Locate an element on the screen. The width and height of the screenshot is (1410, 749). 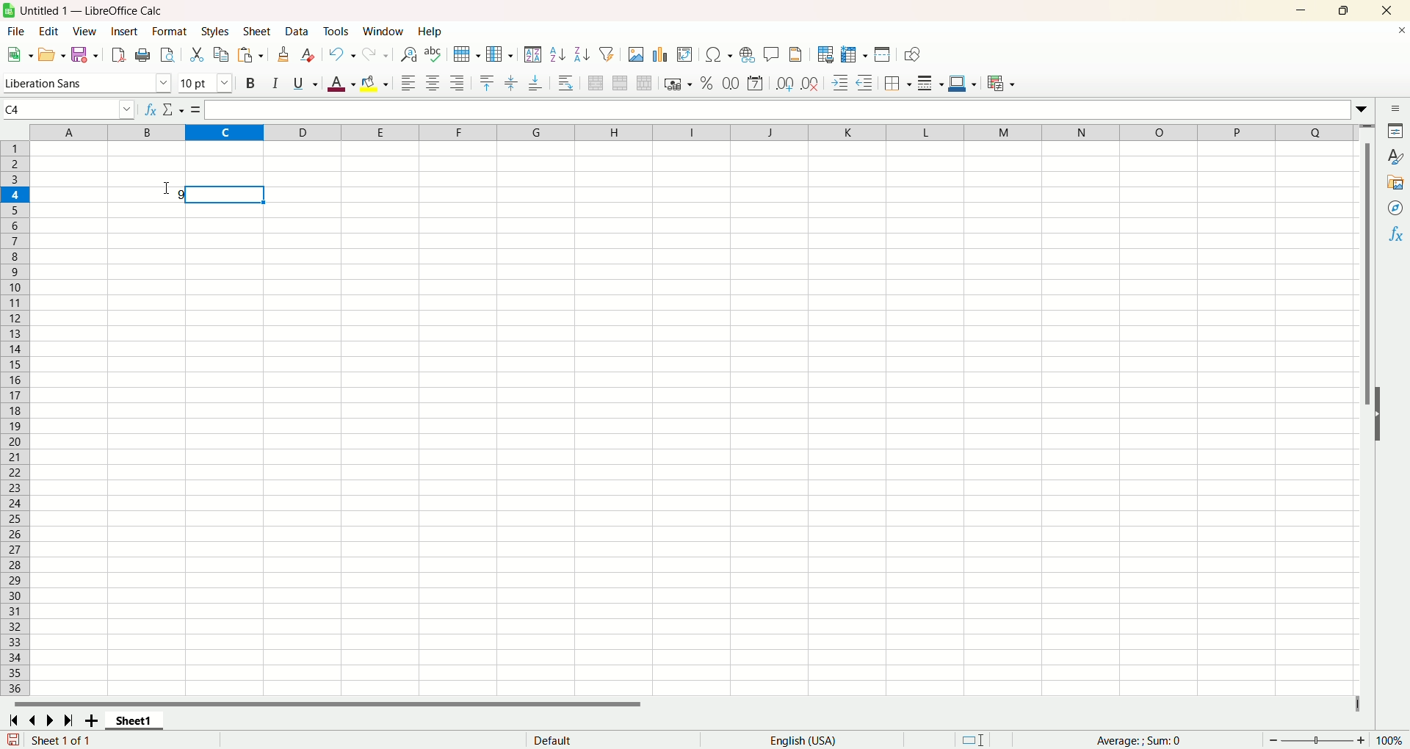
Selection mode is located at coordinates (986, 738).